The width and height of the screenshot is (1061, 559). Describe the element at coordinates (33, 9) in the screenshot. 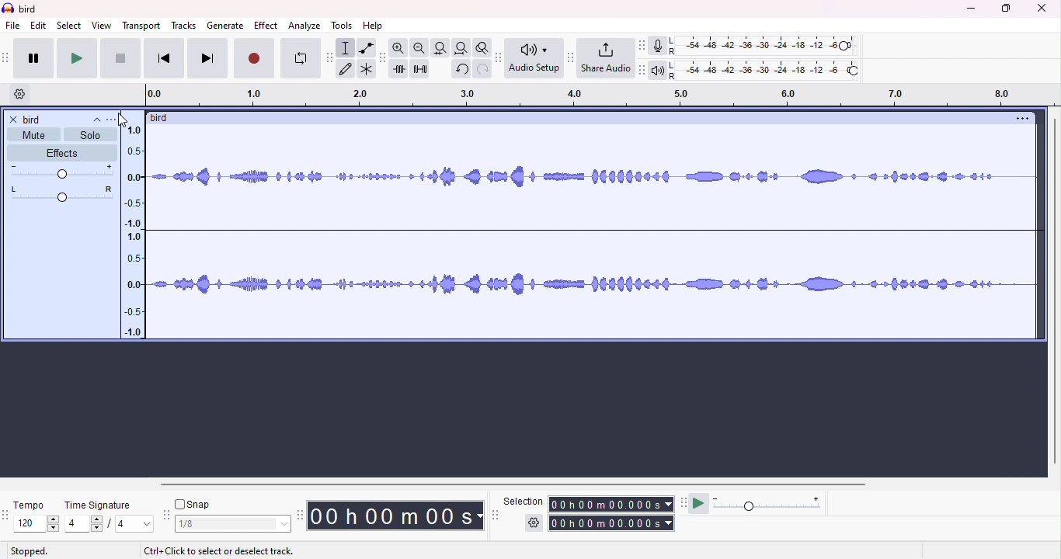

I see `title` at that location.